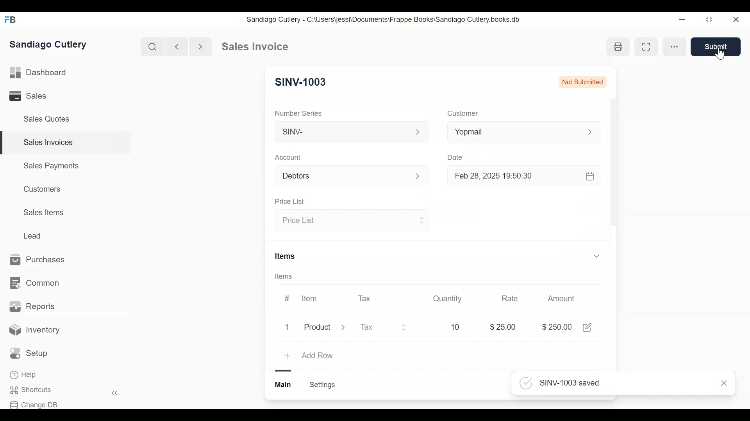 The height and width of the screenshot is (421, 750). I want to click on not submited, so click(581, 81).